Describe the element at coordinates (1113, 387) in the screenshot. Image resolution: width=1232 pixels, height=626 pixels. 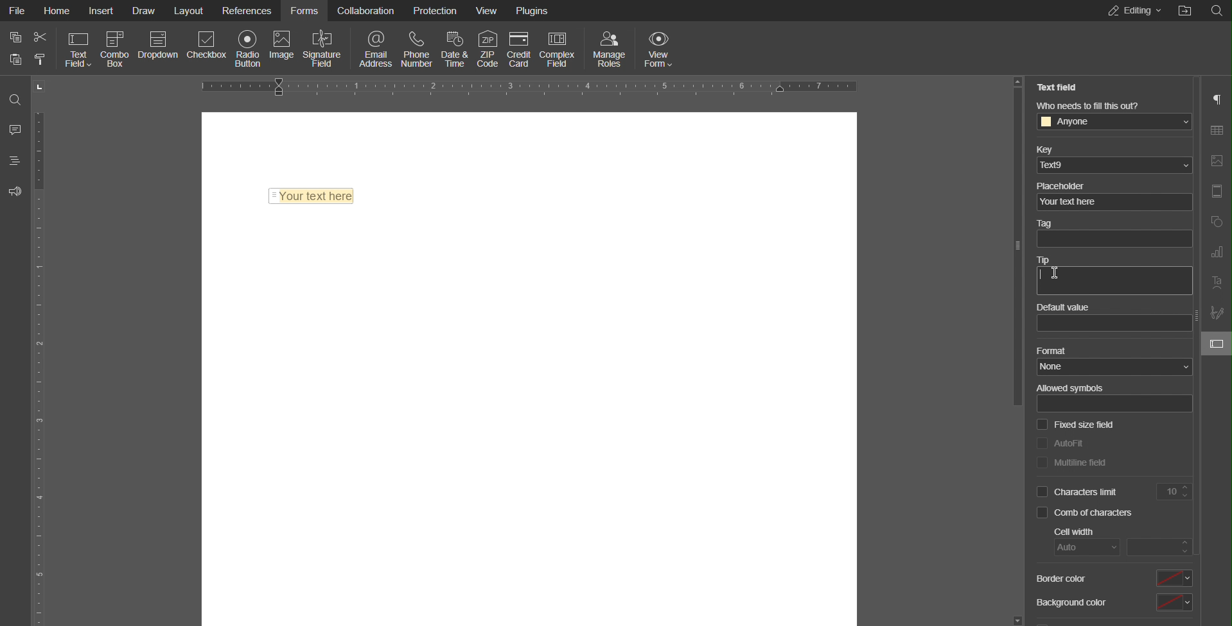
I see `Allowed symbols` at that location.